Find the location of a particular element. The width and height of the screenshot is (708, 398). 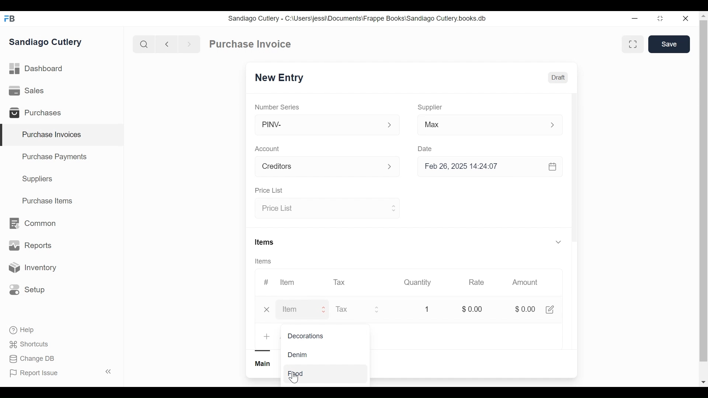

Report Issue is located at coordinates (60, 373).